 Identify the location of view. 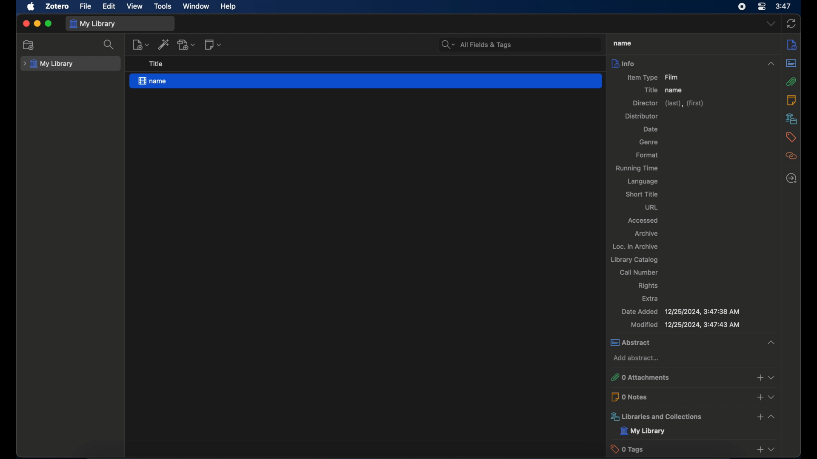
(135, 6).